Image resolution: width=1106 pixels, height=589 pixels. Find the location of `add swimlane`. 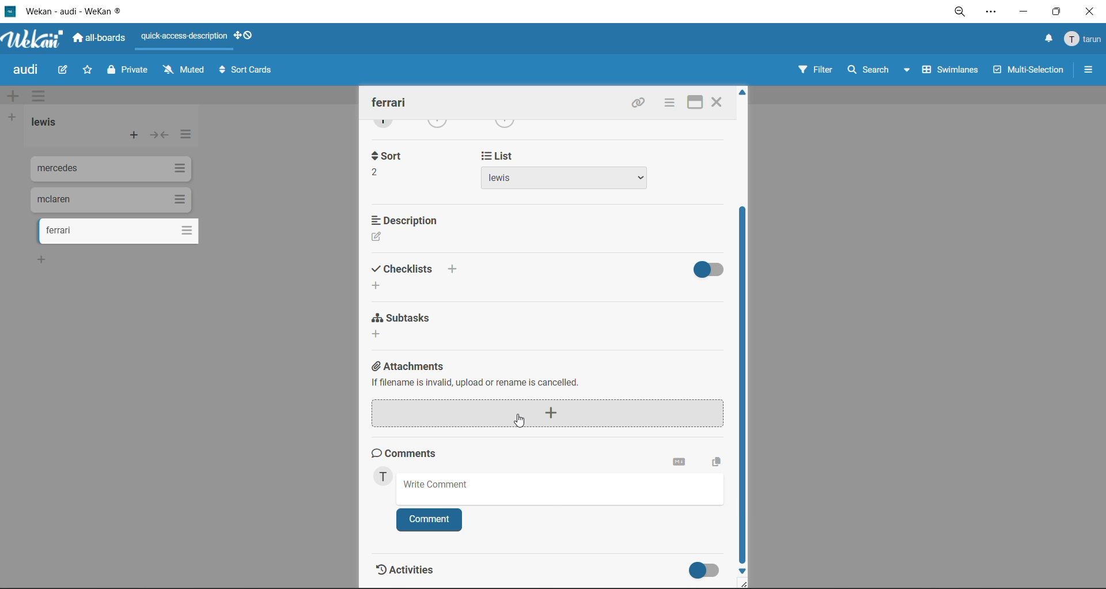

add swimlane is located at coordinates (13, 97).